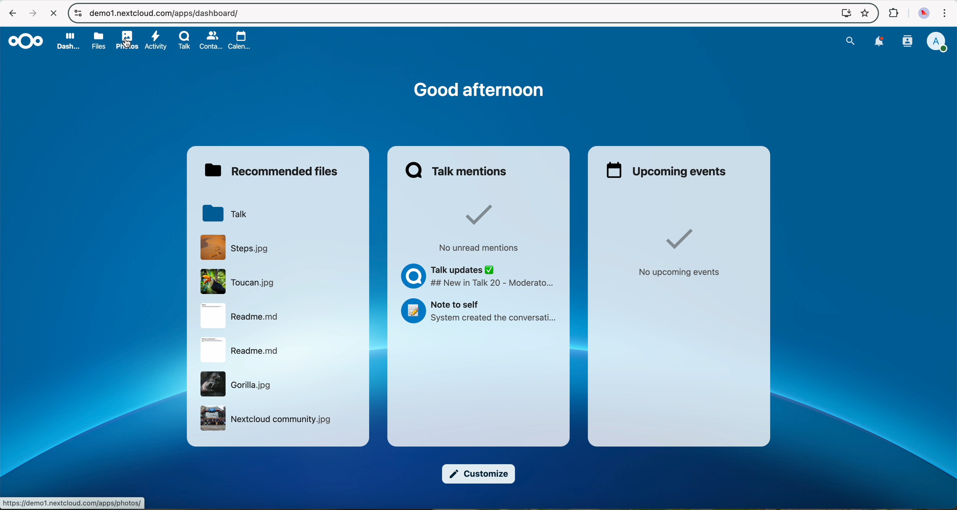  What do you see at coordinates (164, 13) in the screenshot?
I see `URL` at bounding box center [164, 13].